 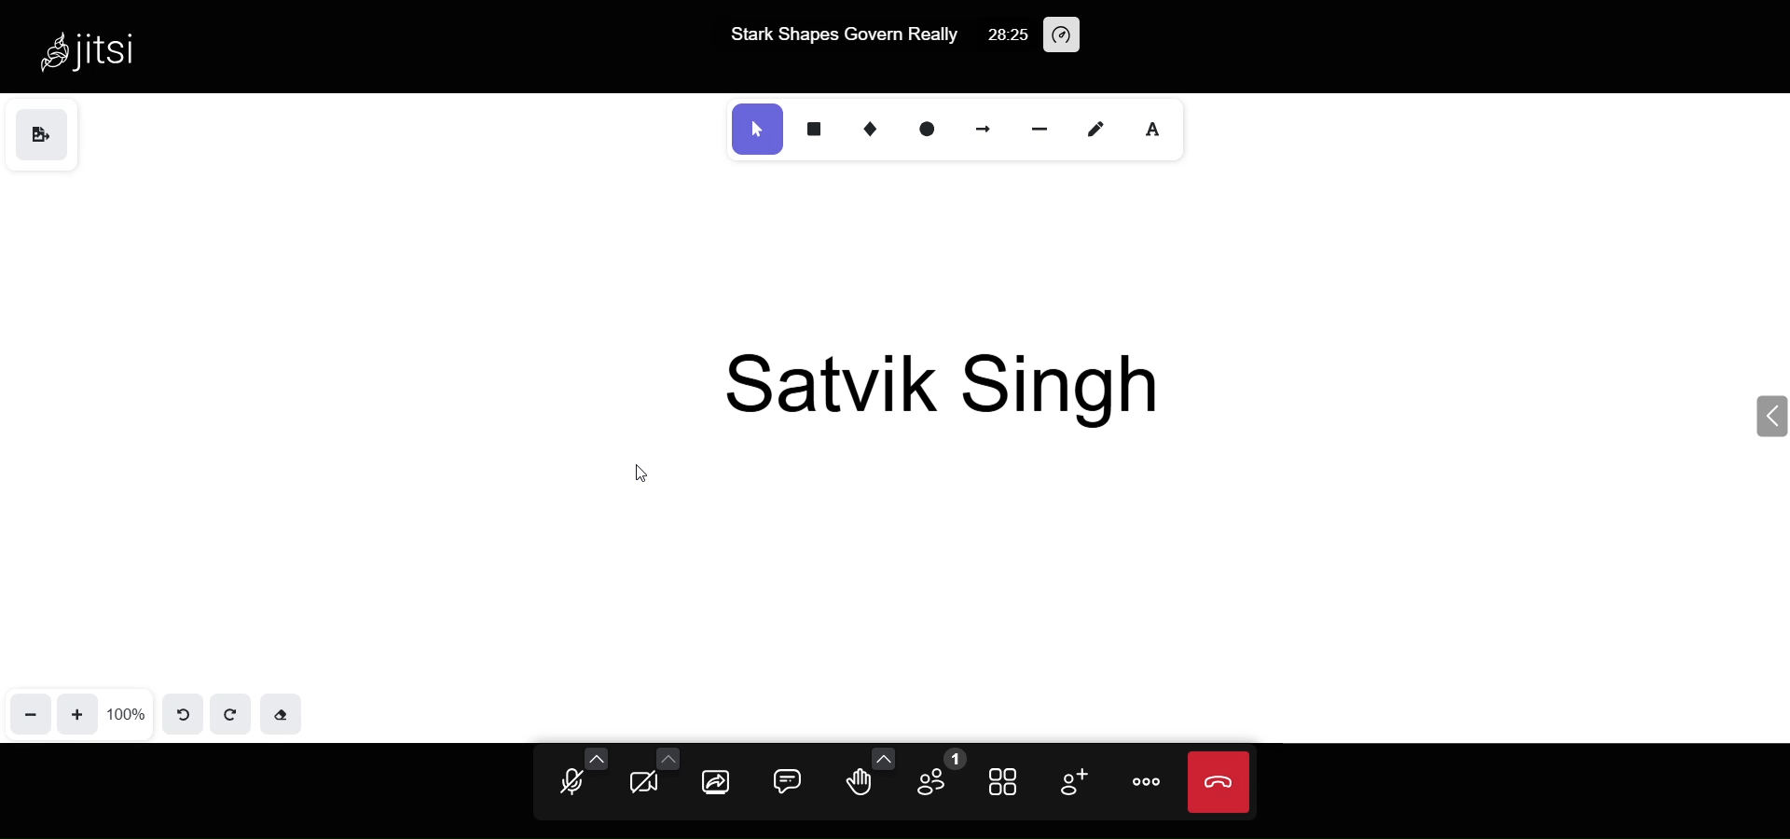 What do you see at coordinates (882, 756) in the screenshot?
I see `more emoji` at bounding box center [882, 756].